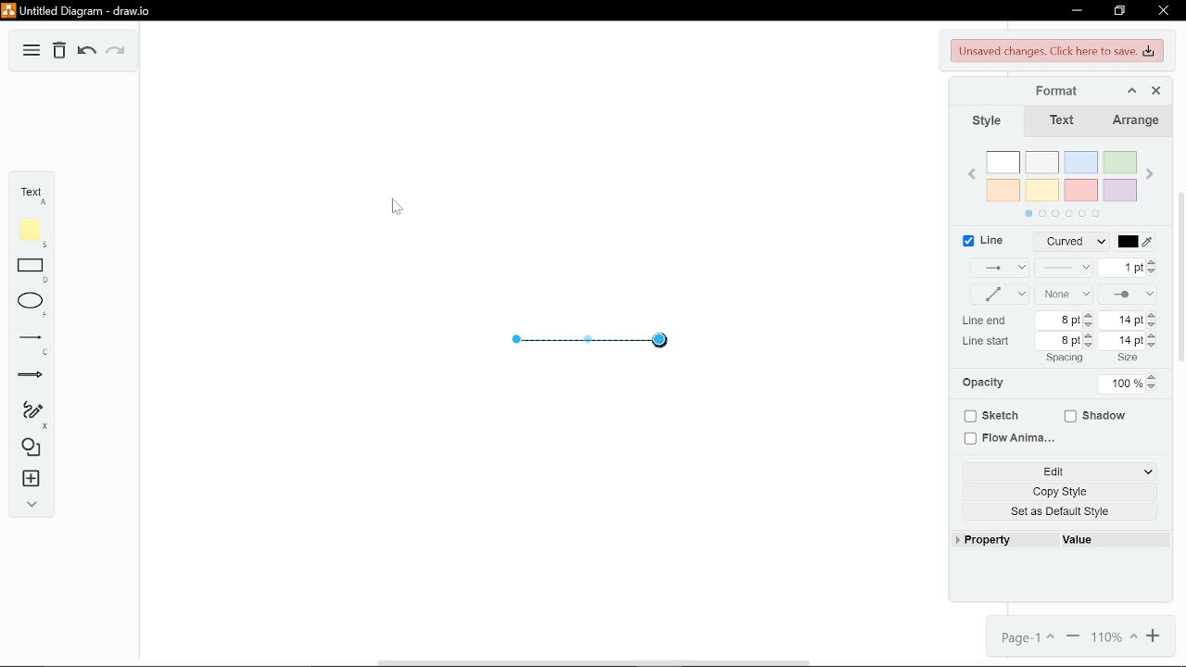 The height and width of the screenshot is (667, 1186). Describe the element at coordinates (990, 416) in the screenshot. I see `Sketch` at that location.